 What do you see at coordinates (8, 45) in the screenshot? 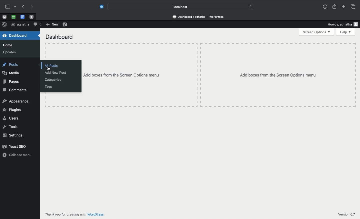
I see `Home` at bounding box center [8, 45].